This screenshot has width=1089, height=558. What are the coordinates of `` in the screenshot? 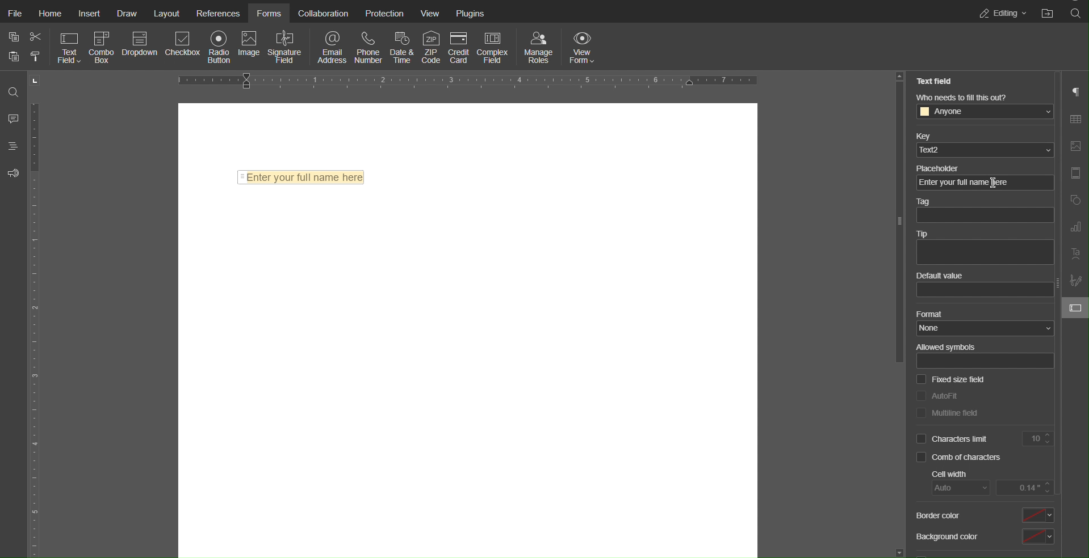 It's located at (894, 222).